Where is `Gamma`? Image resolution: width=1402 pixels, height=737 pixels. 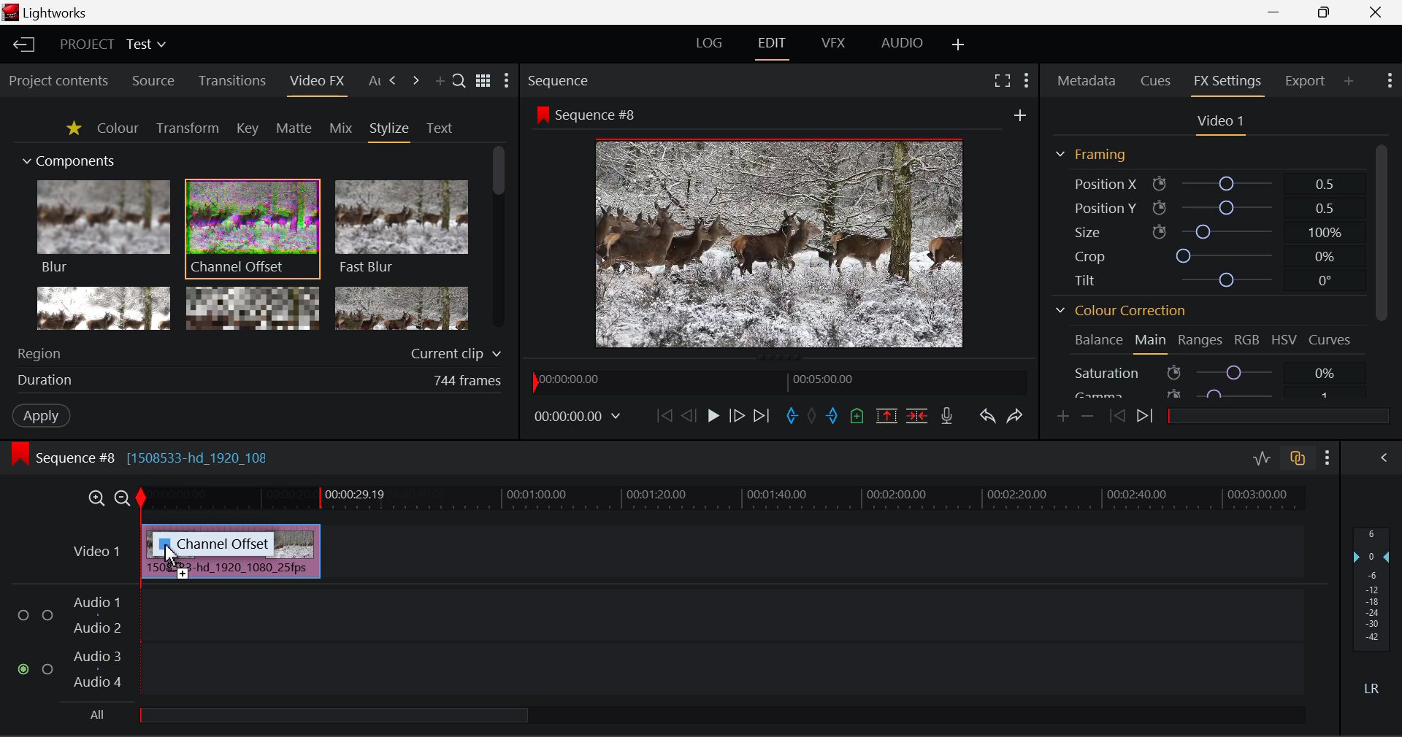
Gamma is located at coordinates (1204, 394).